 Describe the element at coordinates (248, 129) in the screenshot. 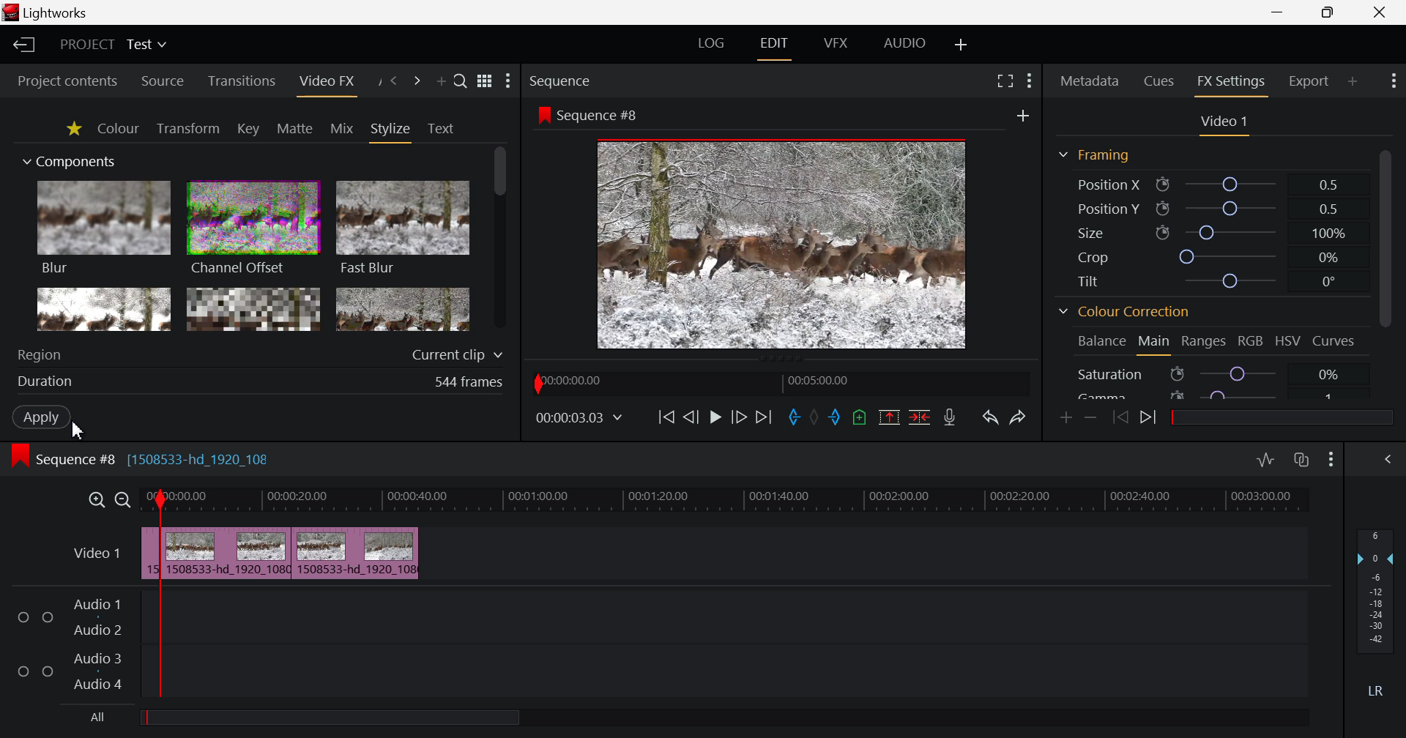

I see `Key` at that location.